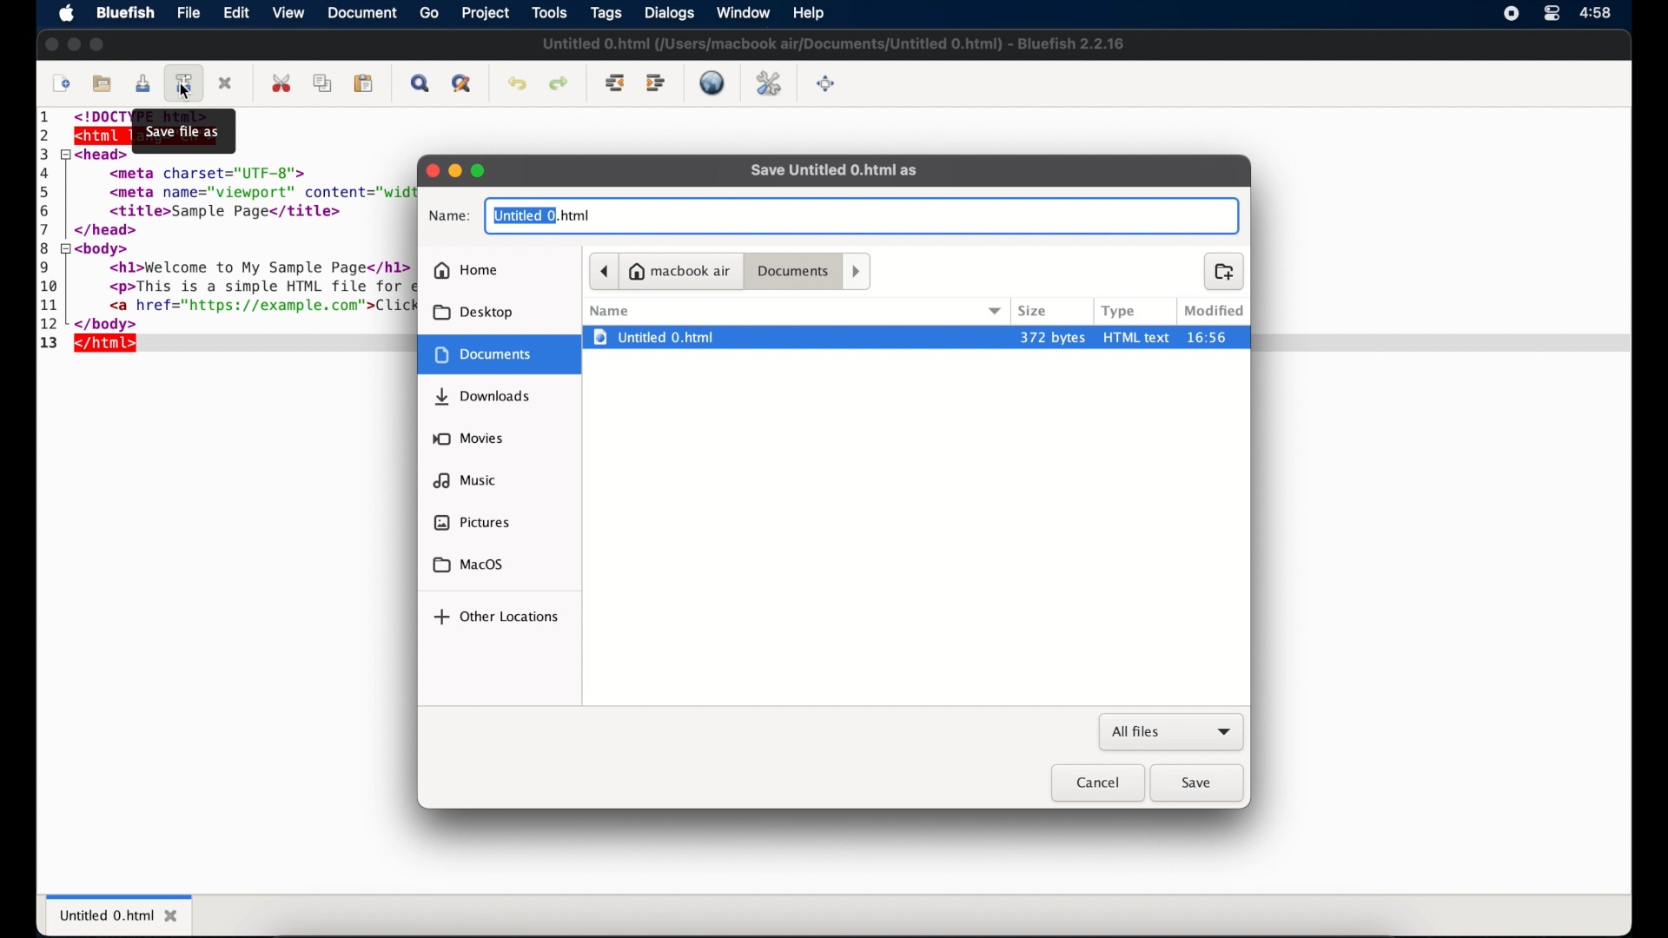 The height and width of the screenshot is (938, 1668). I want to click on <body>, so click(107, 249).